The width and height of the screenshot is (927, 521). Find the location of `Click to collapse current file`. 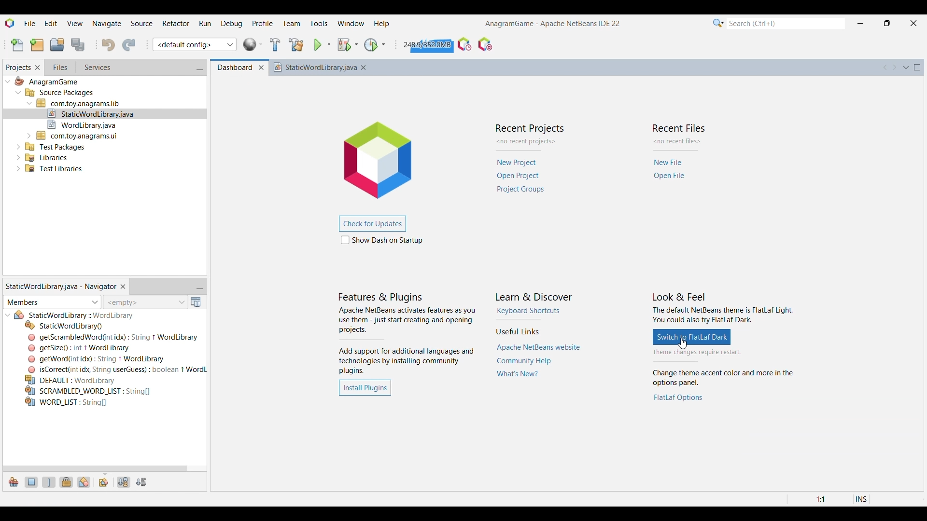

Click to collapse current file is located at coordinates (8, 315).